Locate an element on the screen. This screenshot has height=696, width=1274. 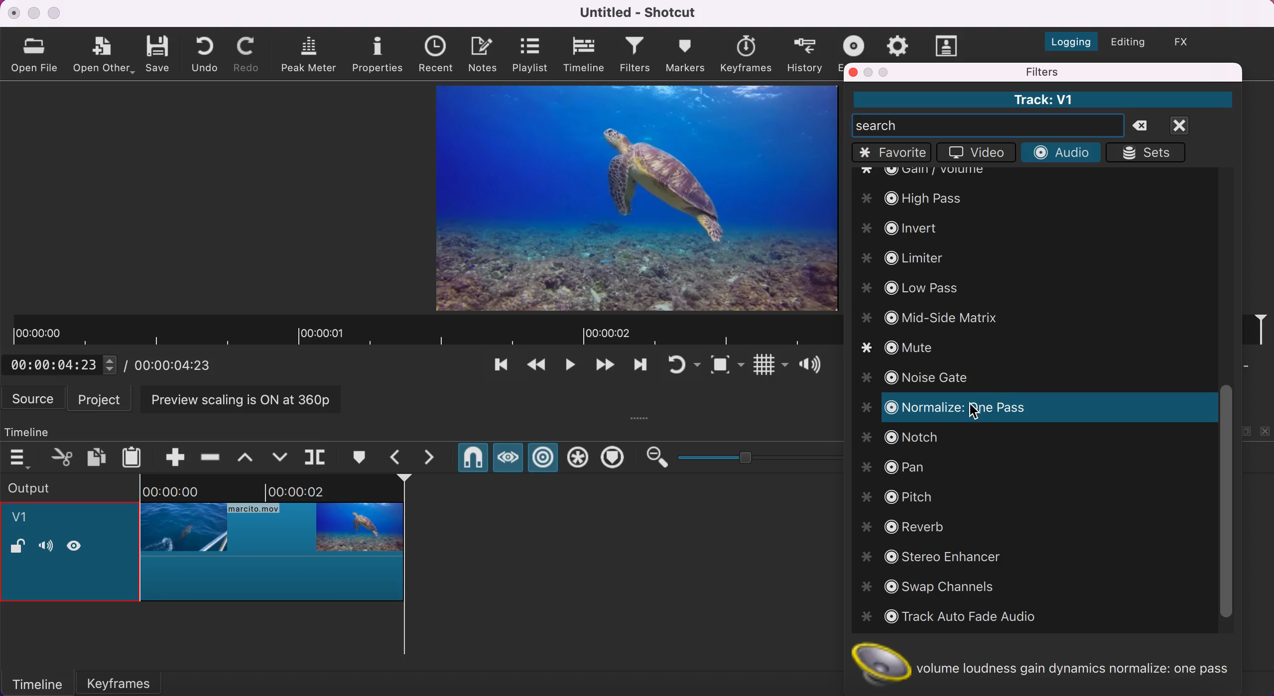
low pass is located at coordinates (914, 288).